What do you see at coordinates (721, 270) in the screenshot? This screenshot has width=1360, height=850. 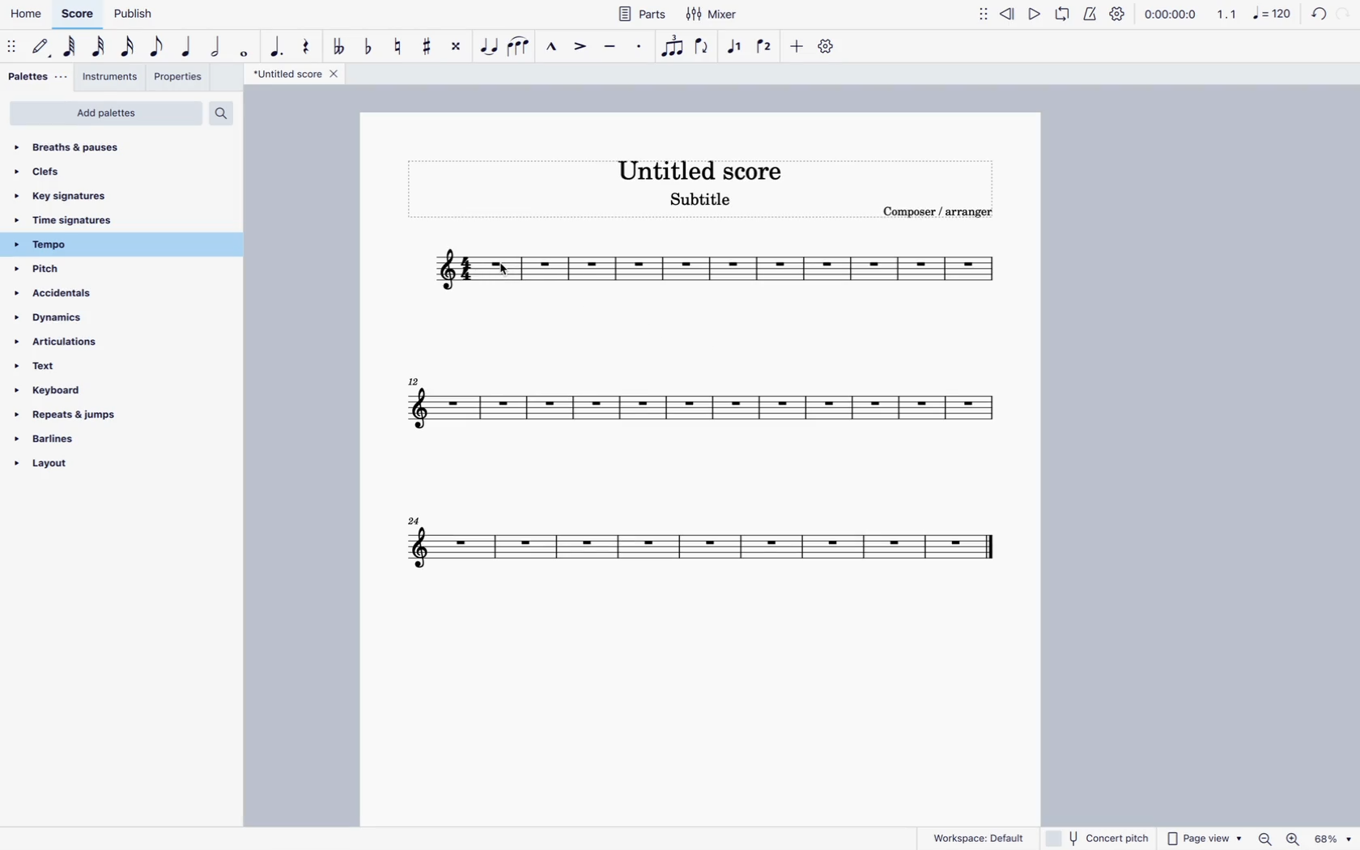 I see `score` at bounding box center [721, 270].